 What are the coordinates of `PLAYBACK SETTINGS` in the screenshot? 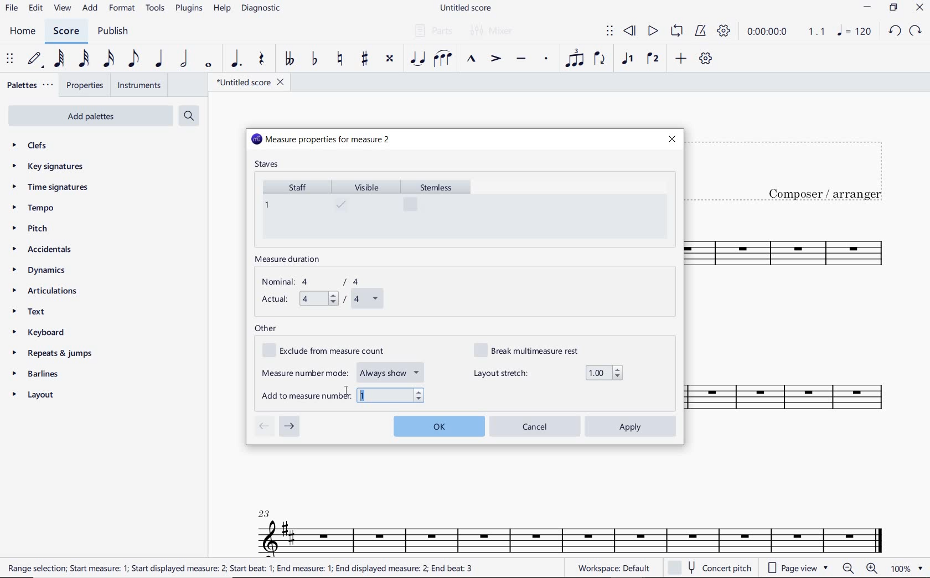 It's located at (724, 32).